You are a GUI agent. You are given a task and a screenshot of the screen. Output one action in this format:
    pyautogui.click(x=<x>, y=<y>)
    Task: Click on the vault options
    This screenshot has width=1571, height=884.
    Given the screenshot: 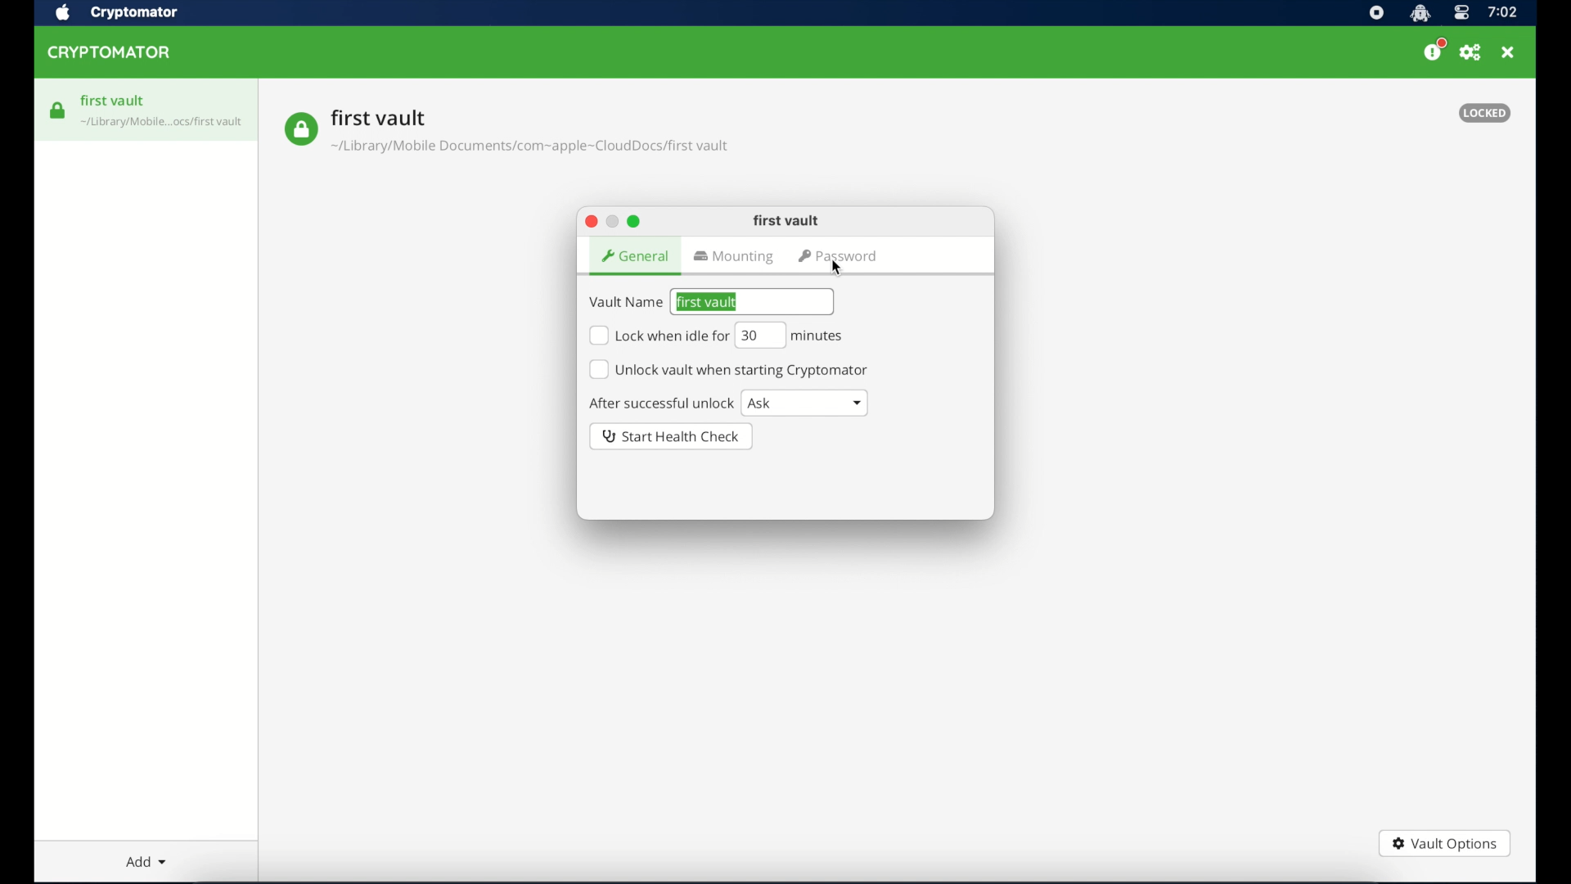 What is the action you would take?
    pyautogui.click(x=1444, y=846)
    